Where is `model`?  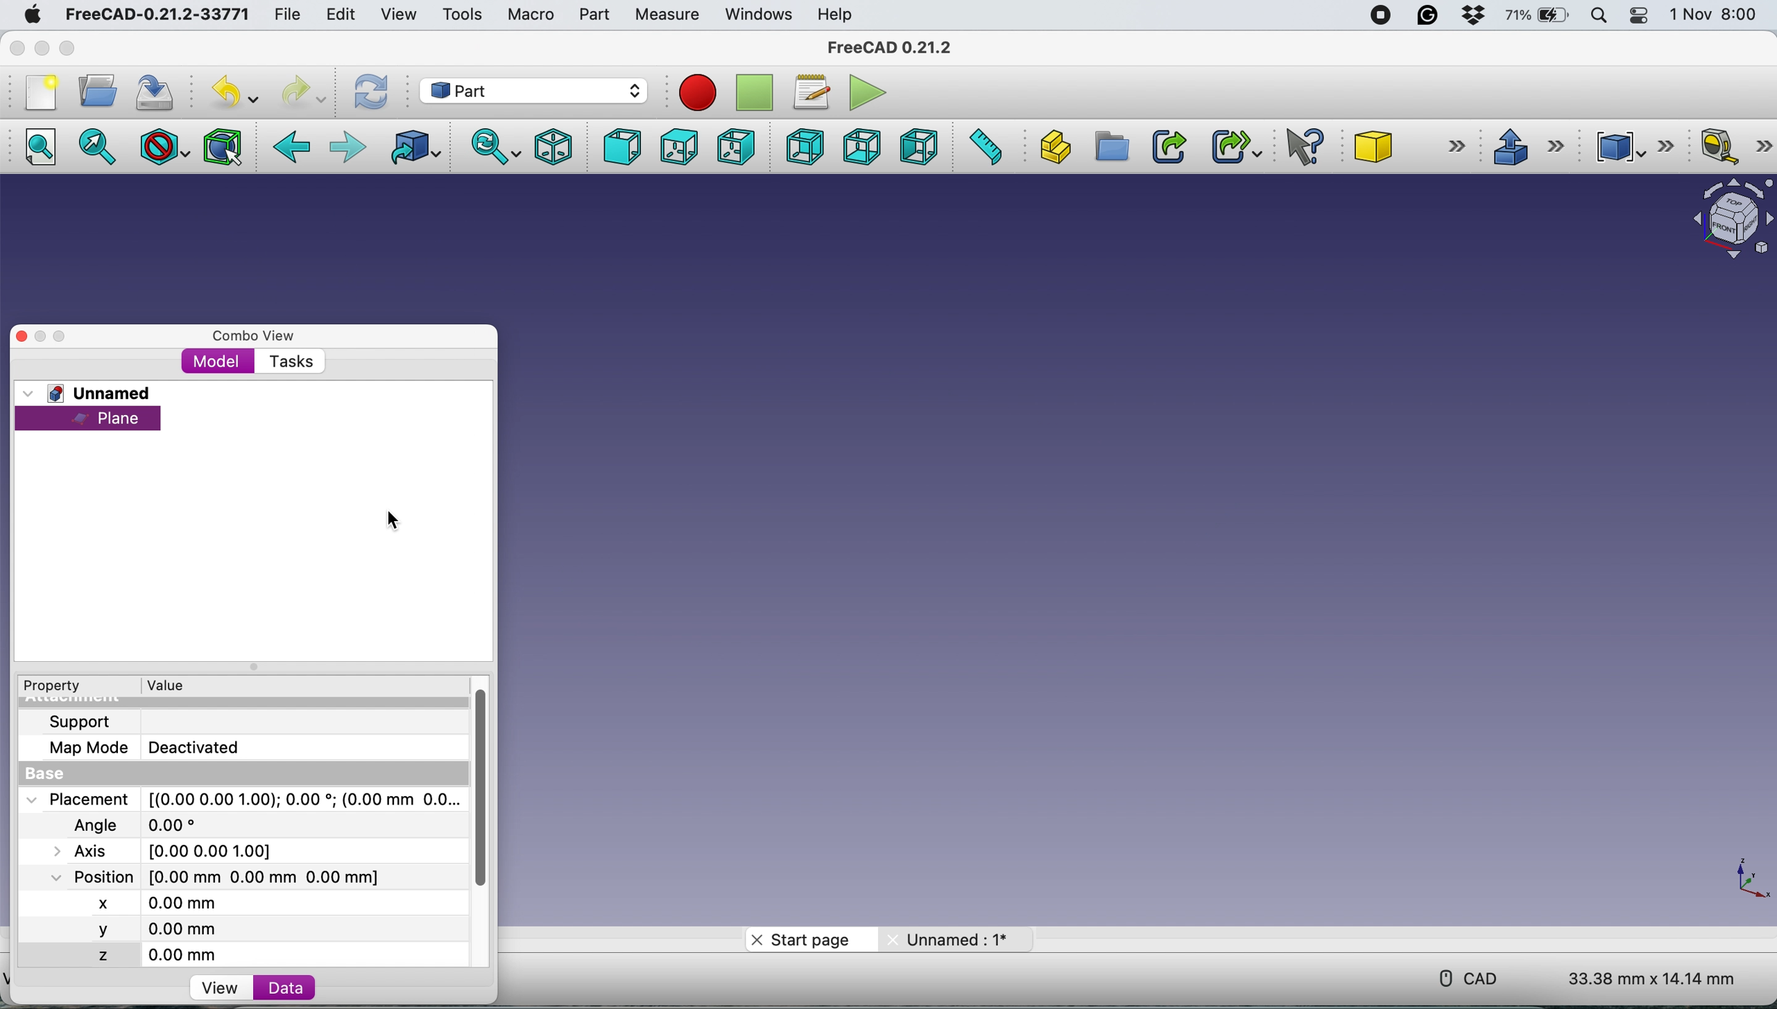
model is located at coordinates (214, 360).